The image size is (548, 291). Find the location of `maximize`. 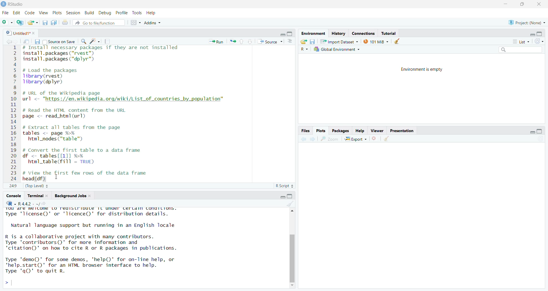

maximize is located at coordinates (290, 33).